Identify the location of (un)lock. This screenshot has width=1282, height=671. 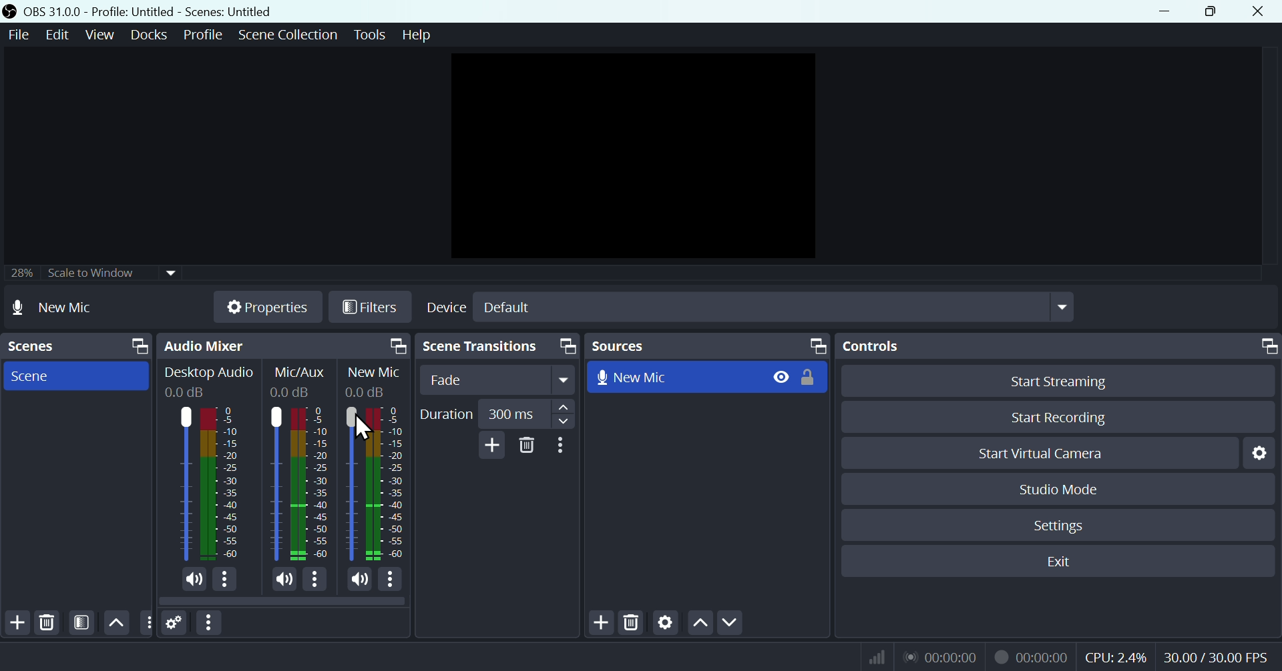
(811, 377).